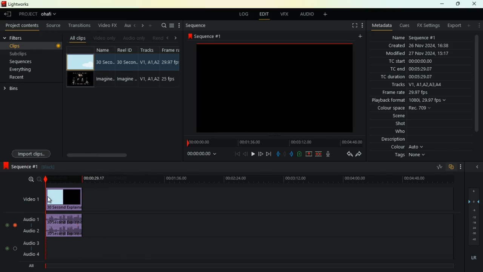 The image size is (483, 272). Describe the element at coordinates (266, 15) in the screenshot. I see `edit` at that location.